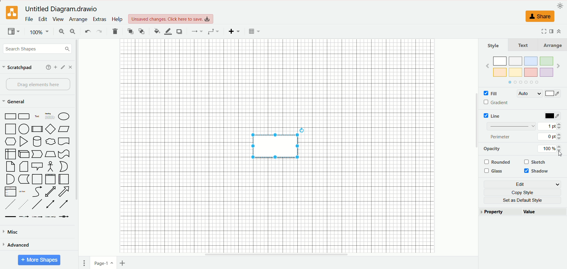 The width and height of the screenshot is (567, 269). Describe the element at coordinates (550, 137) in the screenshot. I see `0 pt` at that location.